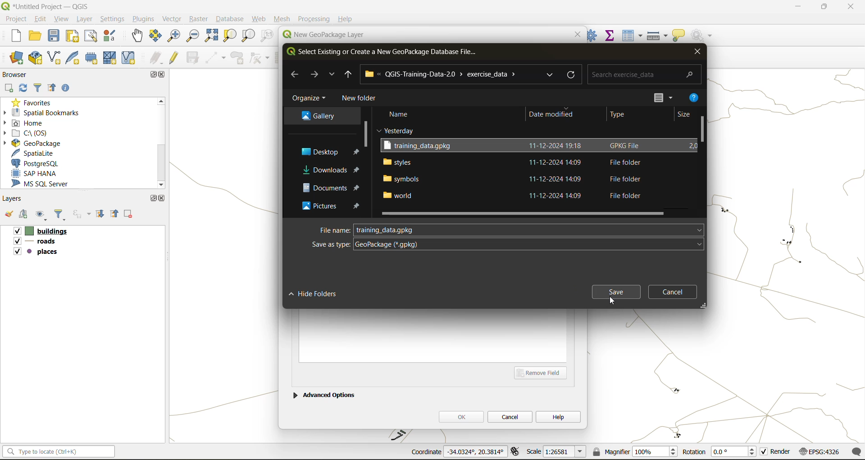  I want to click on close, so click(697, 53).